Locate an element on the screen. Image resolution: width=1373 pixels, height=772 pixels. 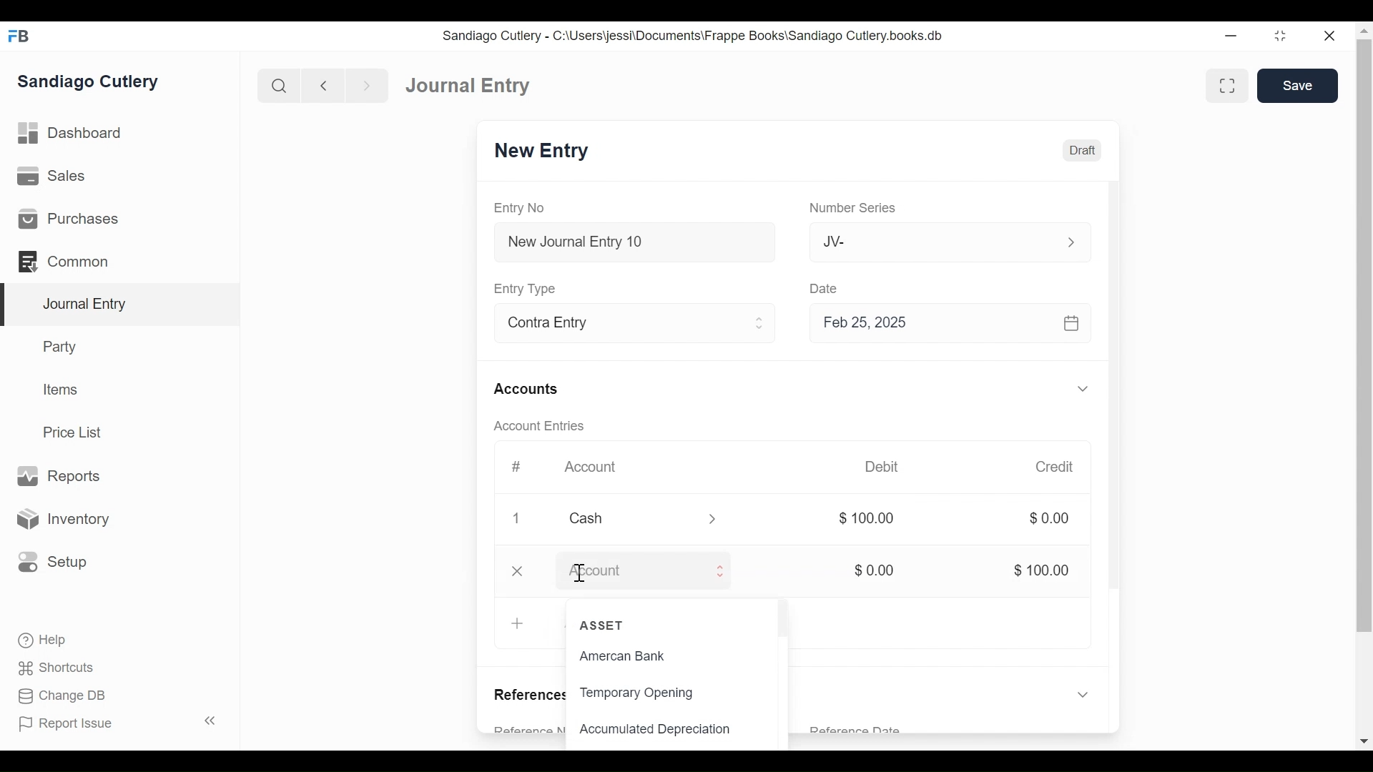
scroll down  is located at coordinates (1364, 739).